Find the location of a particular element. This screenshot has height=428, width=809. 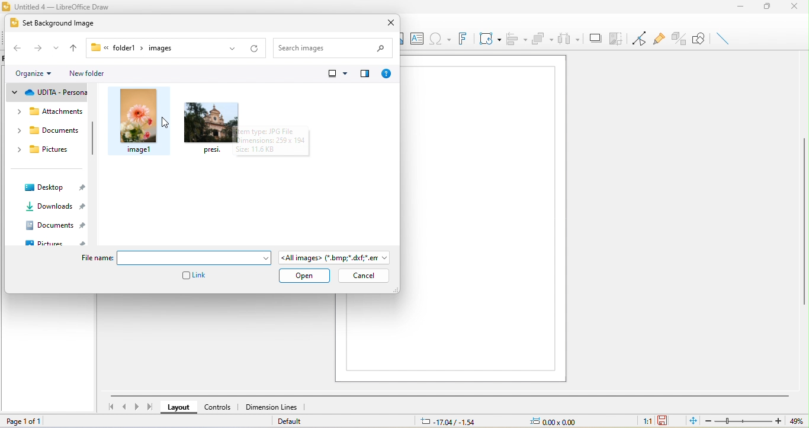

49% is located at coordinates (795, 420).